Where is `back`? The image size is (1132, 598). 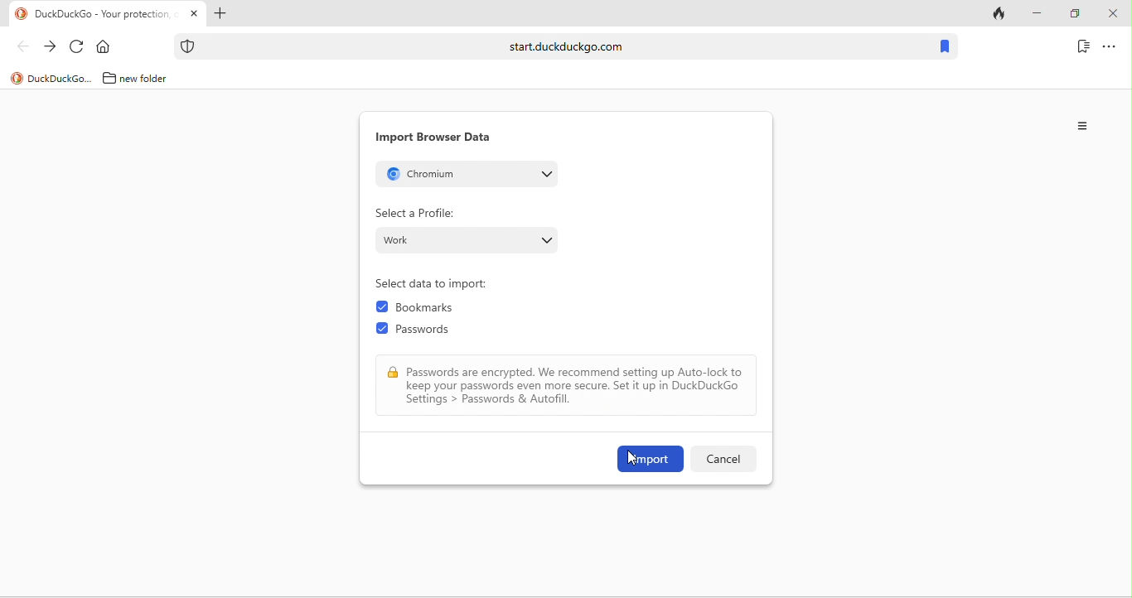 back is located at coordinates (22, 46).